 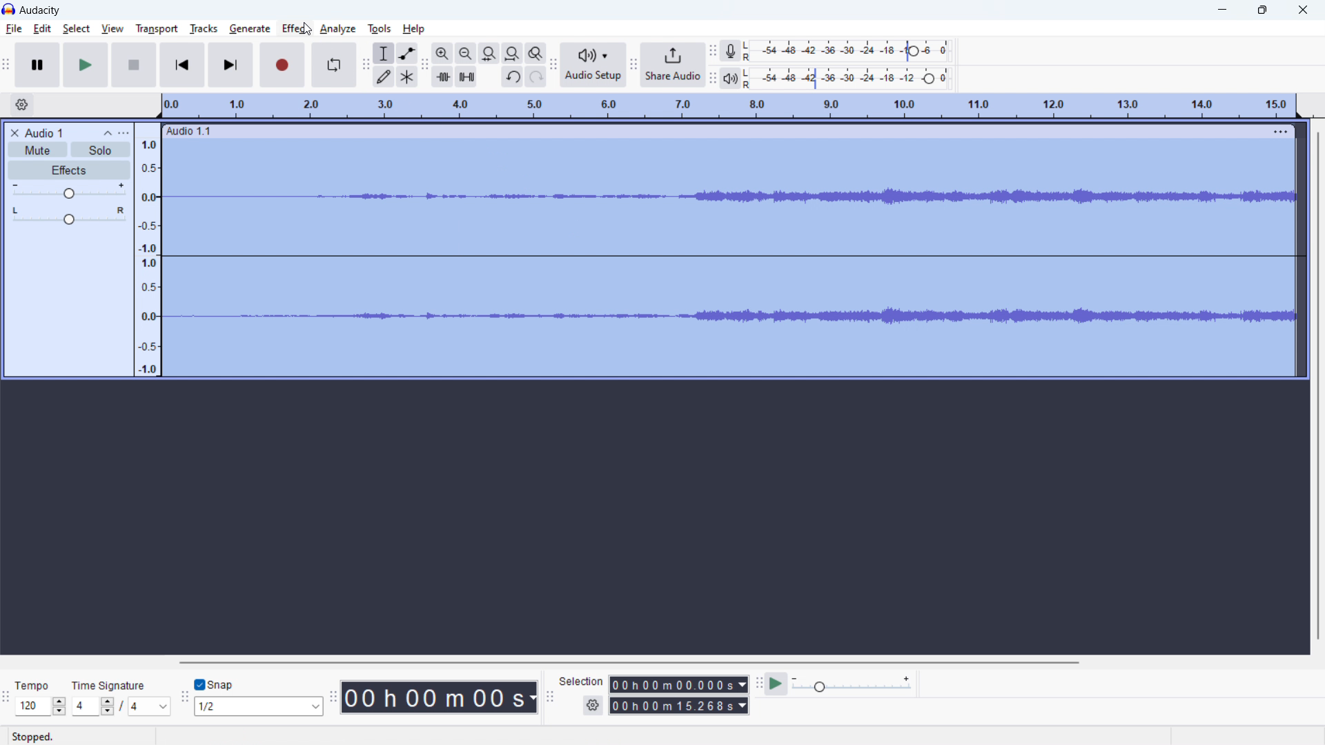 I want to click on 1/2 (select snapping), so click(x=259, y=706).